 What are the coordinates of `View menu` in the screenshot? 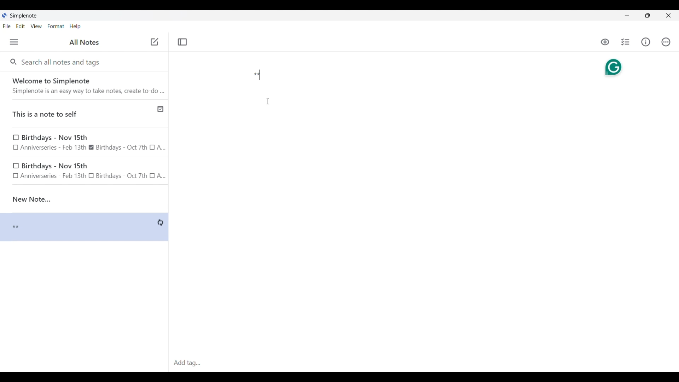 It's located at (36, 26).